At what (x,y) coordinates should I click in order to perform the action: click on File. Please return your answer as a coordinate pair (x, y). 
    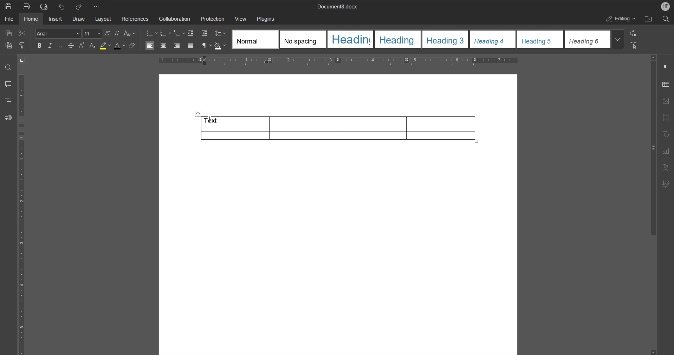
    Looking at the image, I should click on (9, 19).